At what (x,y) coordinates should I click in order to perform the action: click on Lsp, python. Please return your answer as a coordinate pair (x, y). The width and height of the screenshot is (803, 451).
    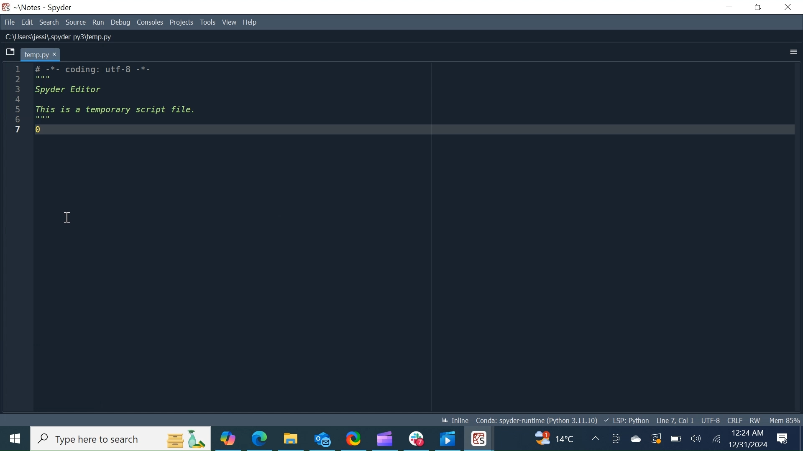
    Looking at the image, I should click on (630, 420).